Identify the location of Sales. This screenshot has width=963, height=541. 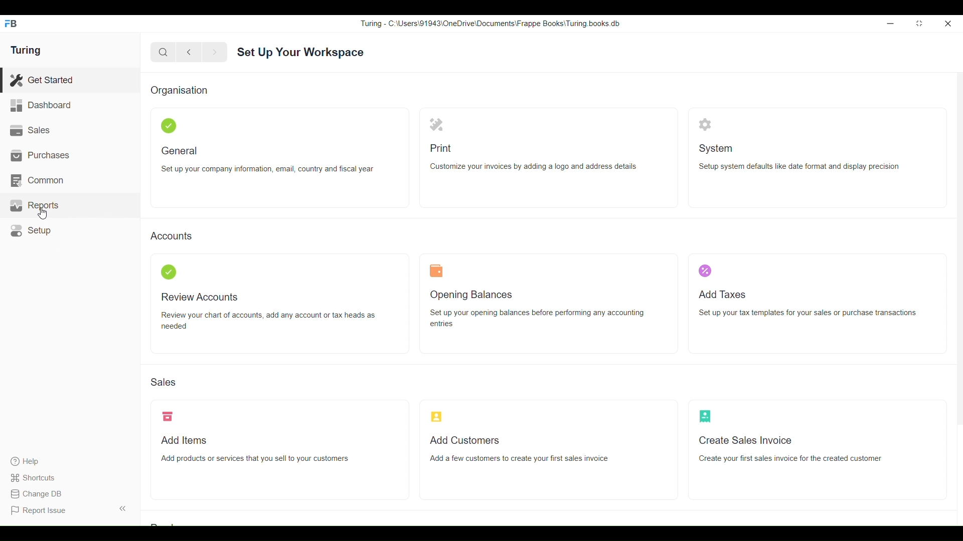
(70, 131).